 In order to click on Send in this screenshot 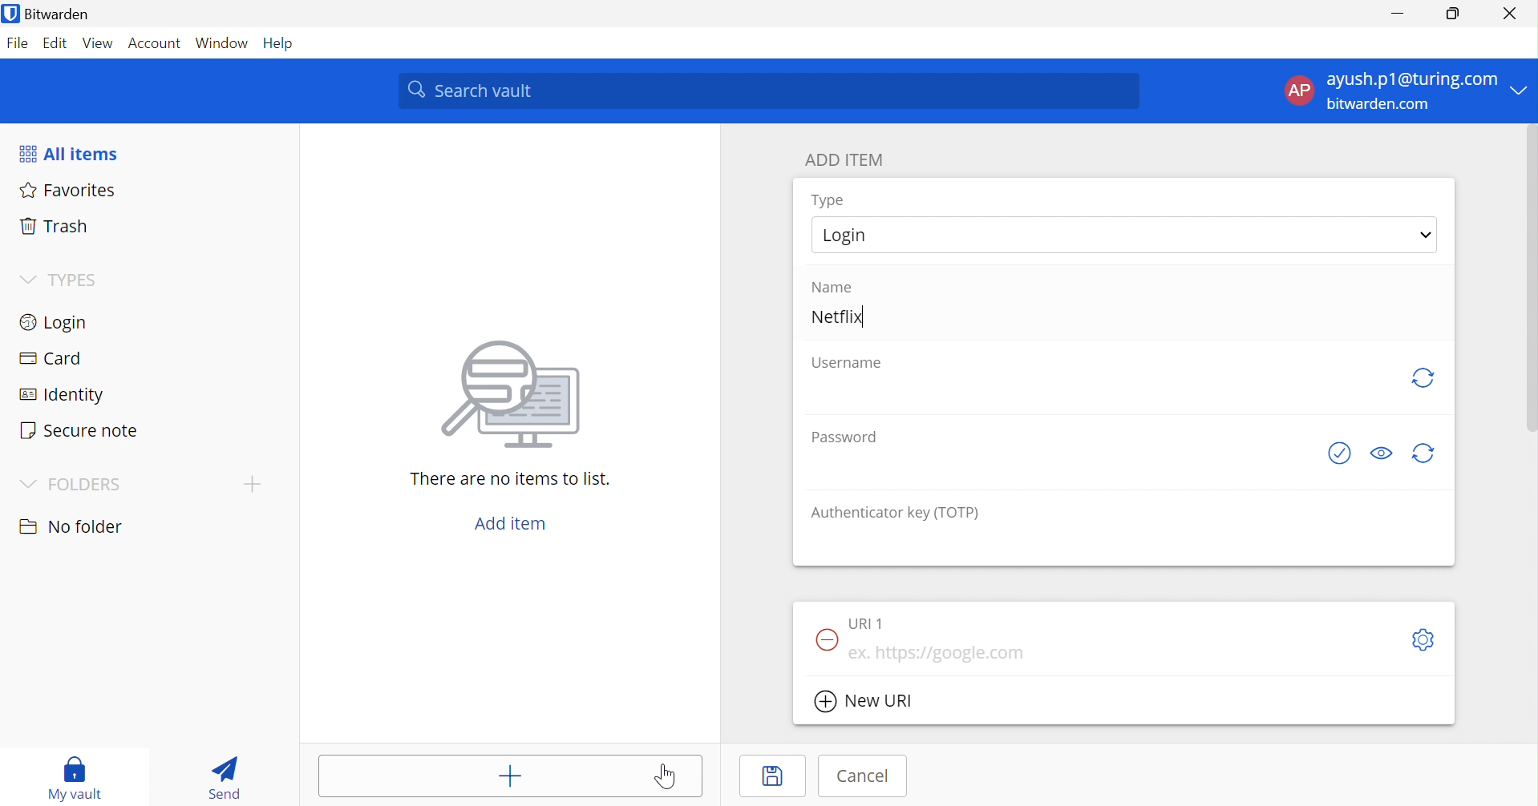, I will do `click(224, 780)`.